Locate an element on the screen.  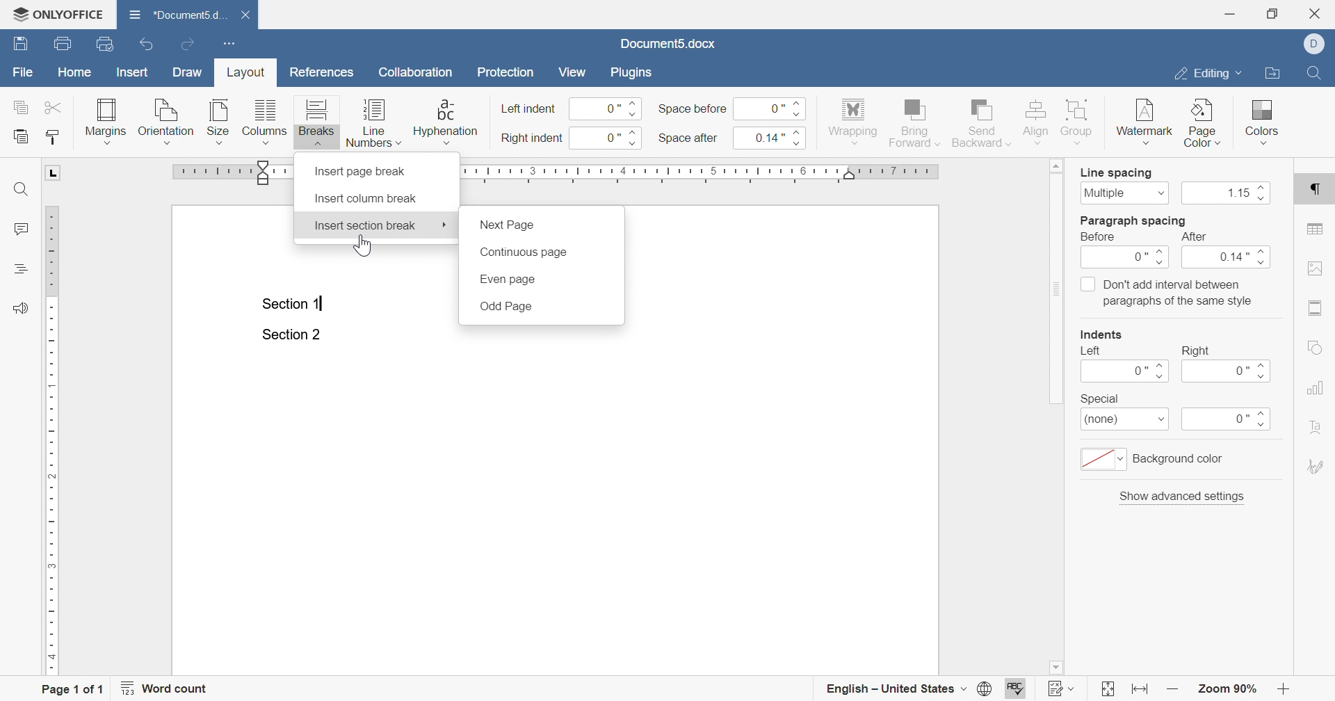
insert column break is located at coordinates (366, 199).